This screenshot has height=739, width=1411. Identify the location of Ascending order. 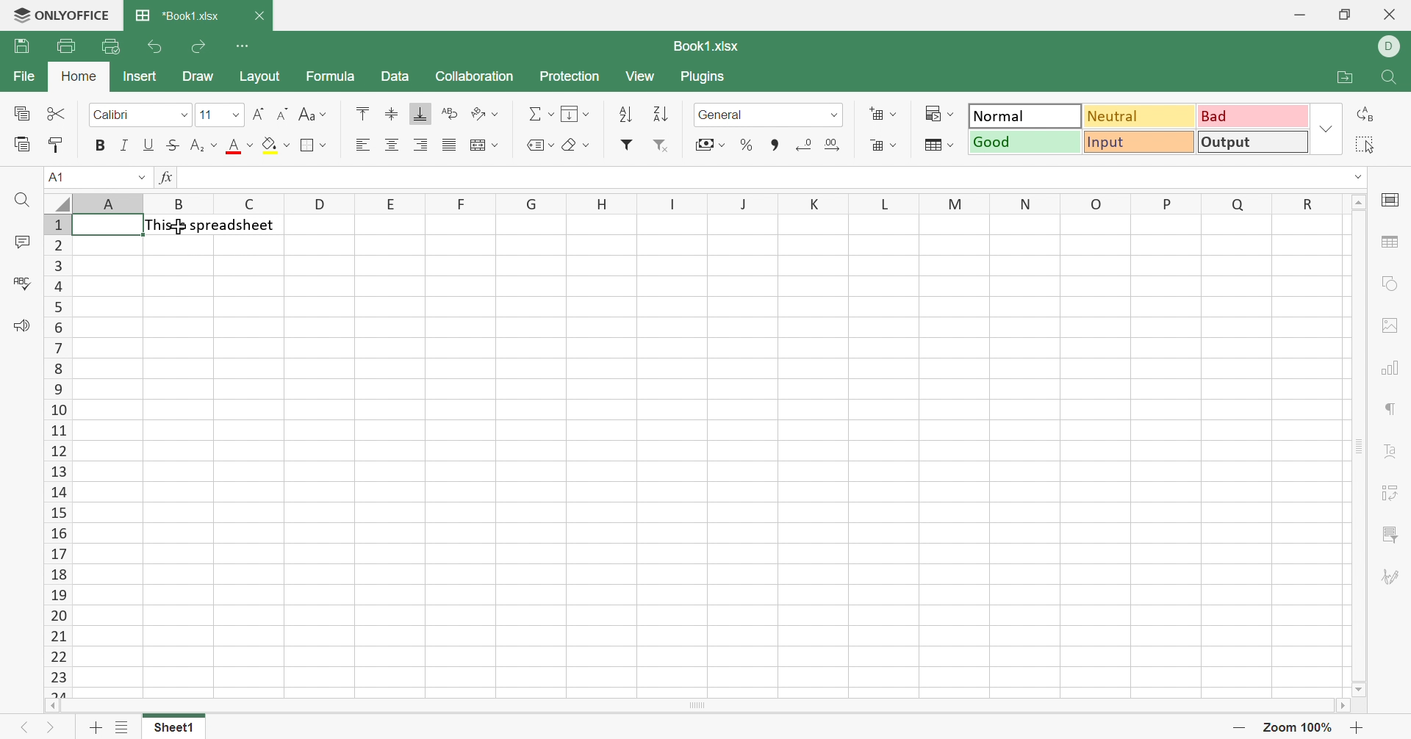
(627, 114).